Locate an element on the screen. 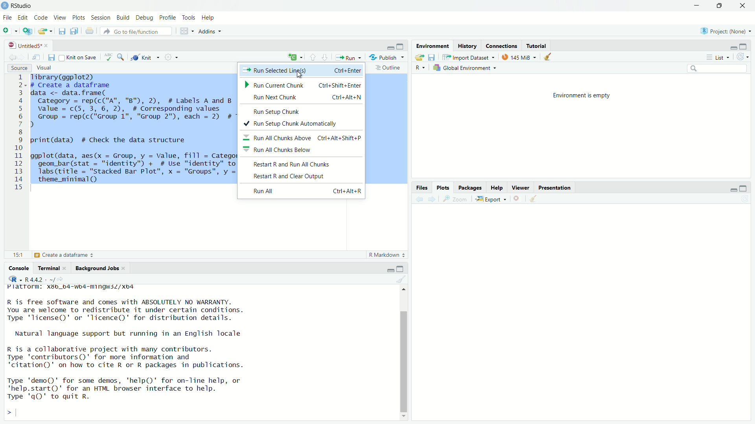 This screenshot has width=755, height=424. 15:1 is located at coordinates (18, 254).